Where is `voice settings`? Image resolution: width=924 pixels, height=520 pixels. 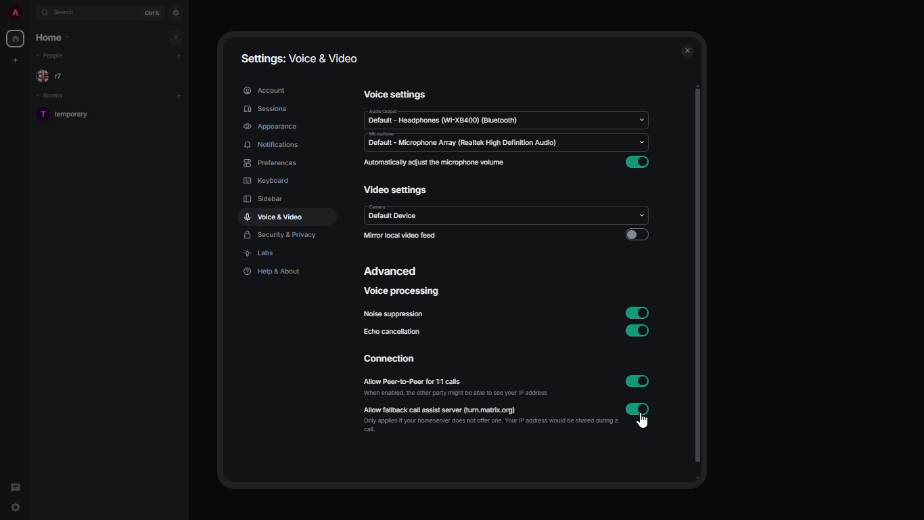
voice settings is located at coordinates (394, 93).